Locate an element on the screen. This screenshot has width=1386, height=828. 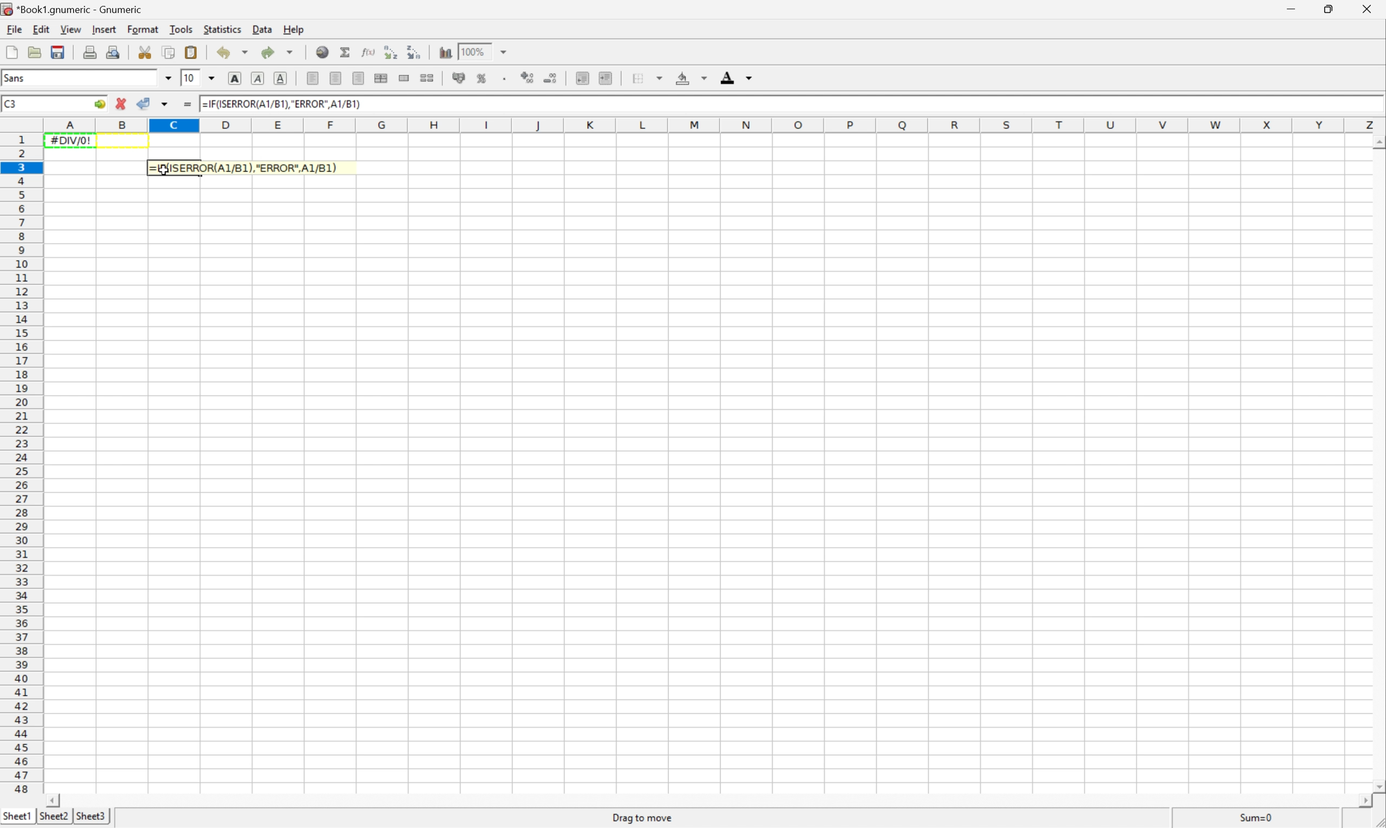
split merged ranges of cells is located at coordinates (429, 78).